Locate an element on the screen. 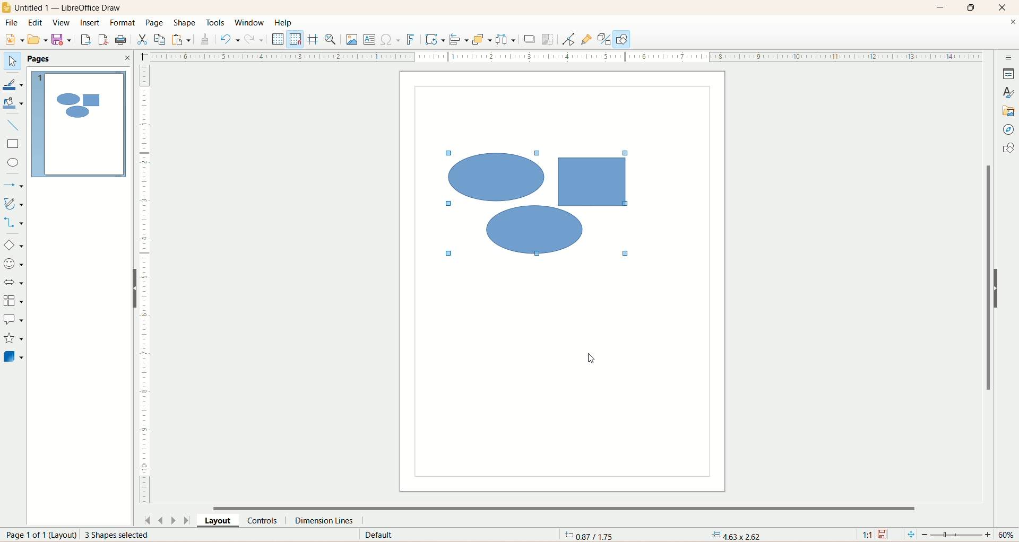 The height and width of the screenshot is (542, 1019). new is located at coordinates (15, 38).